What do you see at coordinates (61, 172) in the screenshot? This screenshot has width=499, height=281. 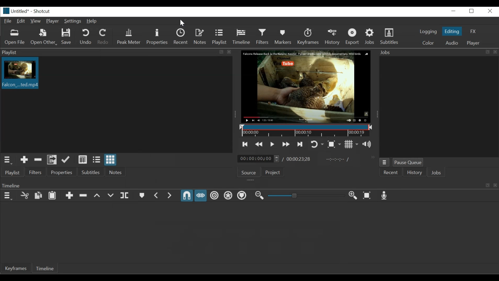 I see `Properties` at bounding box center [61, 172].